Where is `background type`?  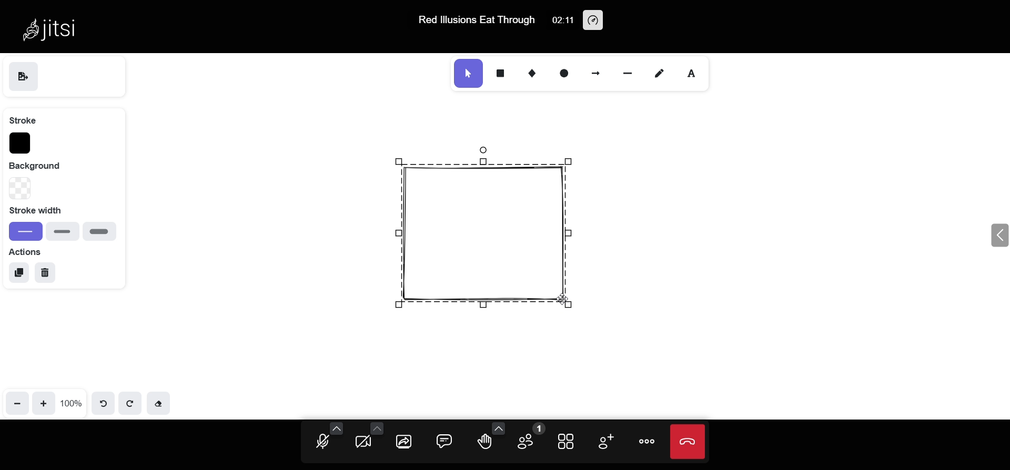
background type is located at coordinates (19, 188).